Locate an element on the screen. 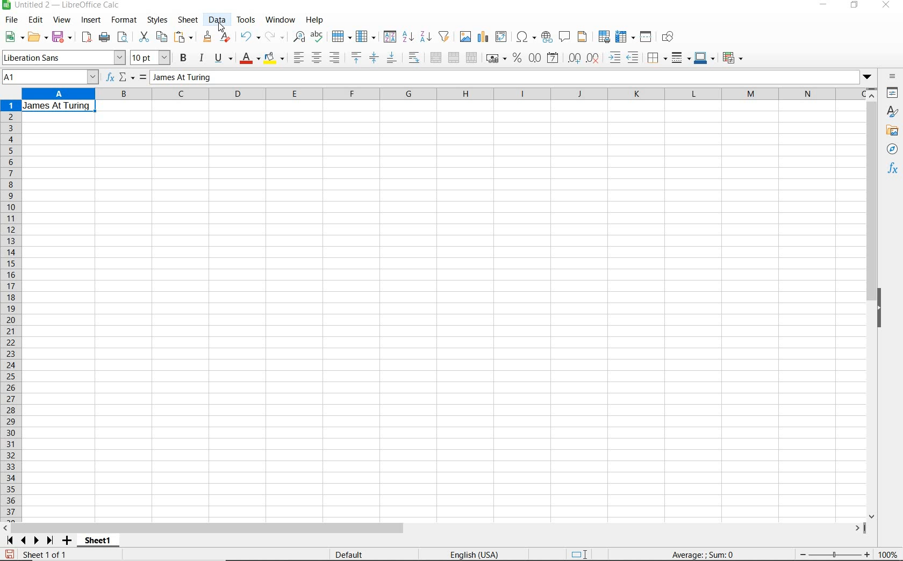 The image size is (903, 561). increase indent is located at coordinates (616, 57).